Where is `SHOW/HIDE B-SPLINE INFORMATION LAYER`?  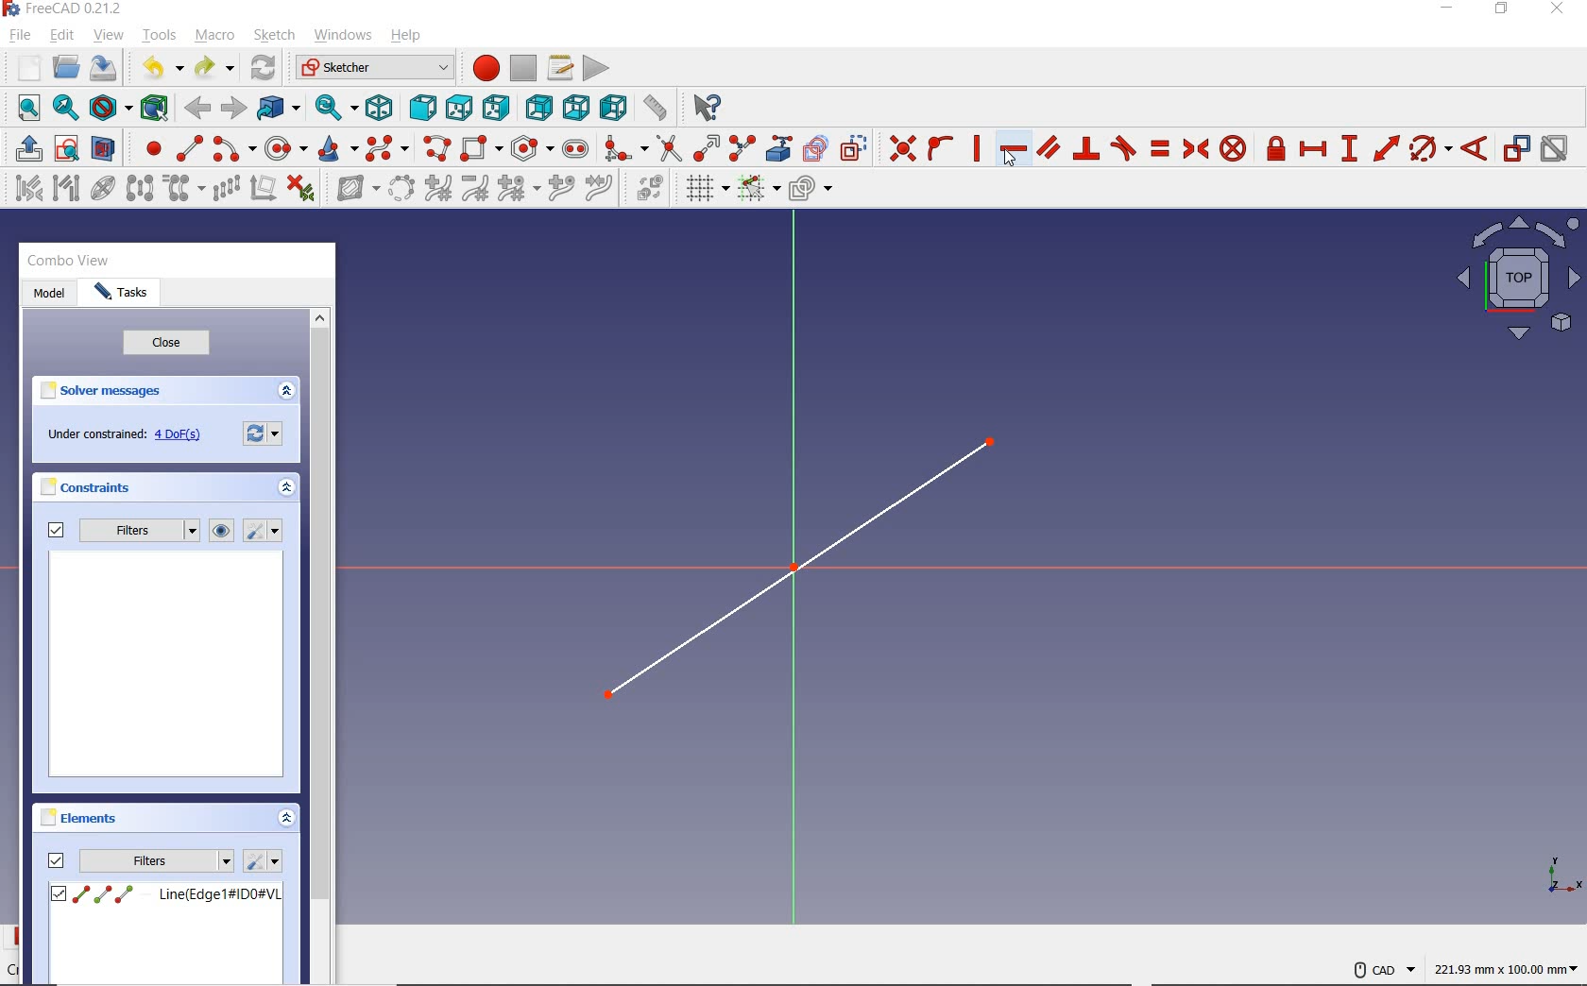
SHOW/HIDE B-SPLINE INFORMATION LAYER is located at coordinates (355, 191).